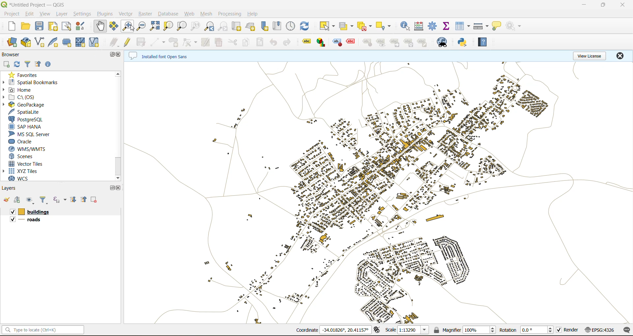 The width and height of the screenshot is (633, 336). Describe the element at coordinates (27, 112) in the screenshot. I see `spatialite` at that location.